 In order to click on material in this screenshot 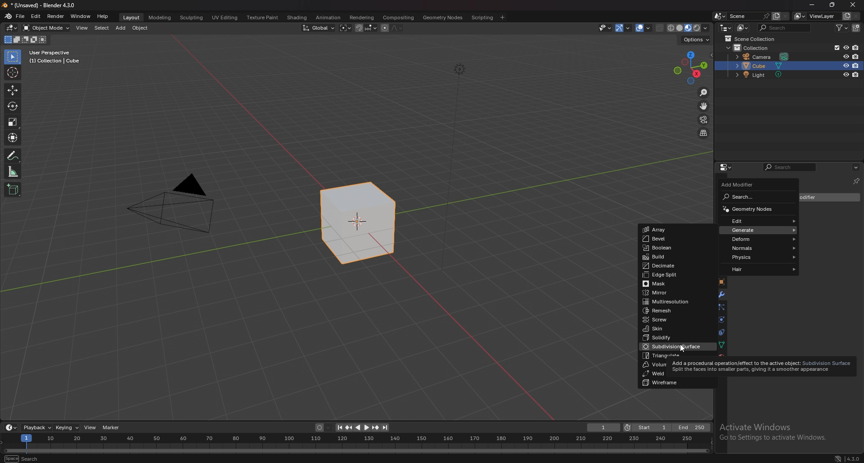, I will do `click(721, 356)`.